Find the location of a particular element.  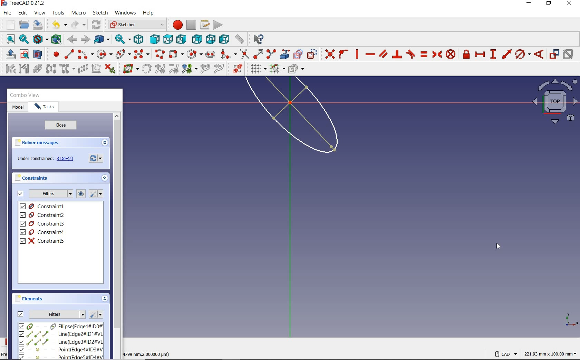

redo is located at coordinates (78, 24).